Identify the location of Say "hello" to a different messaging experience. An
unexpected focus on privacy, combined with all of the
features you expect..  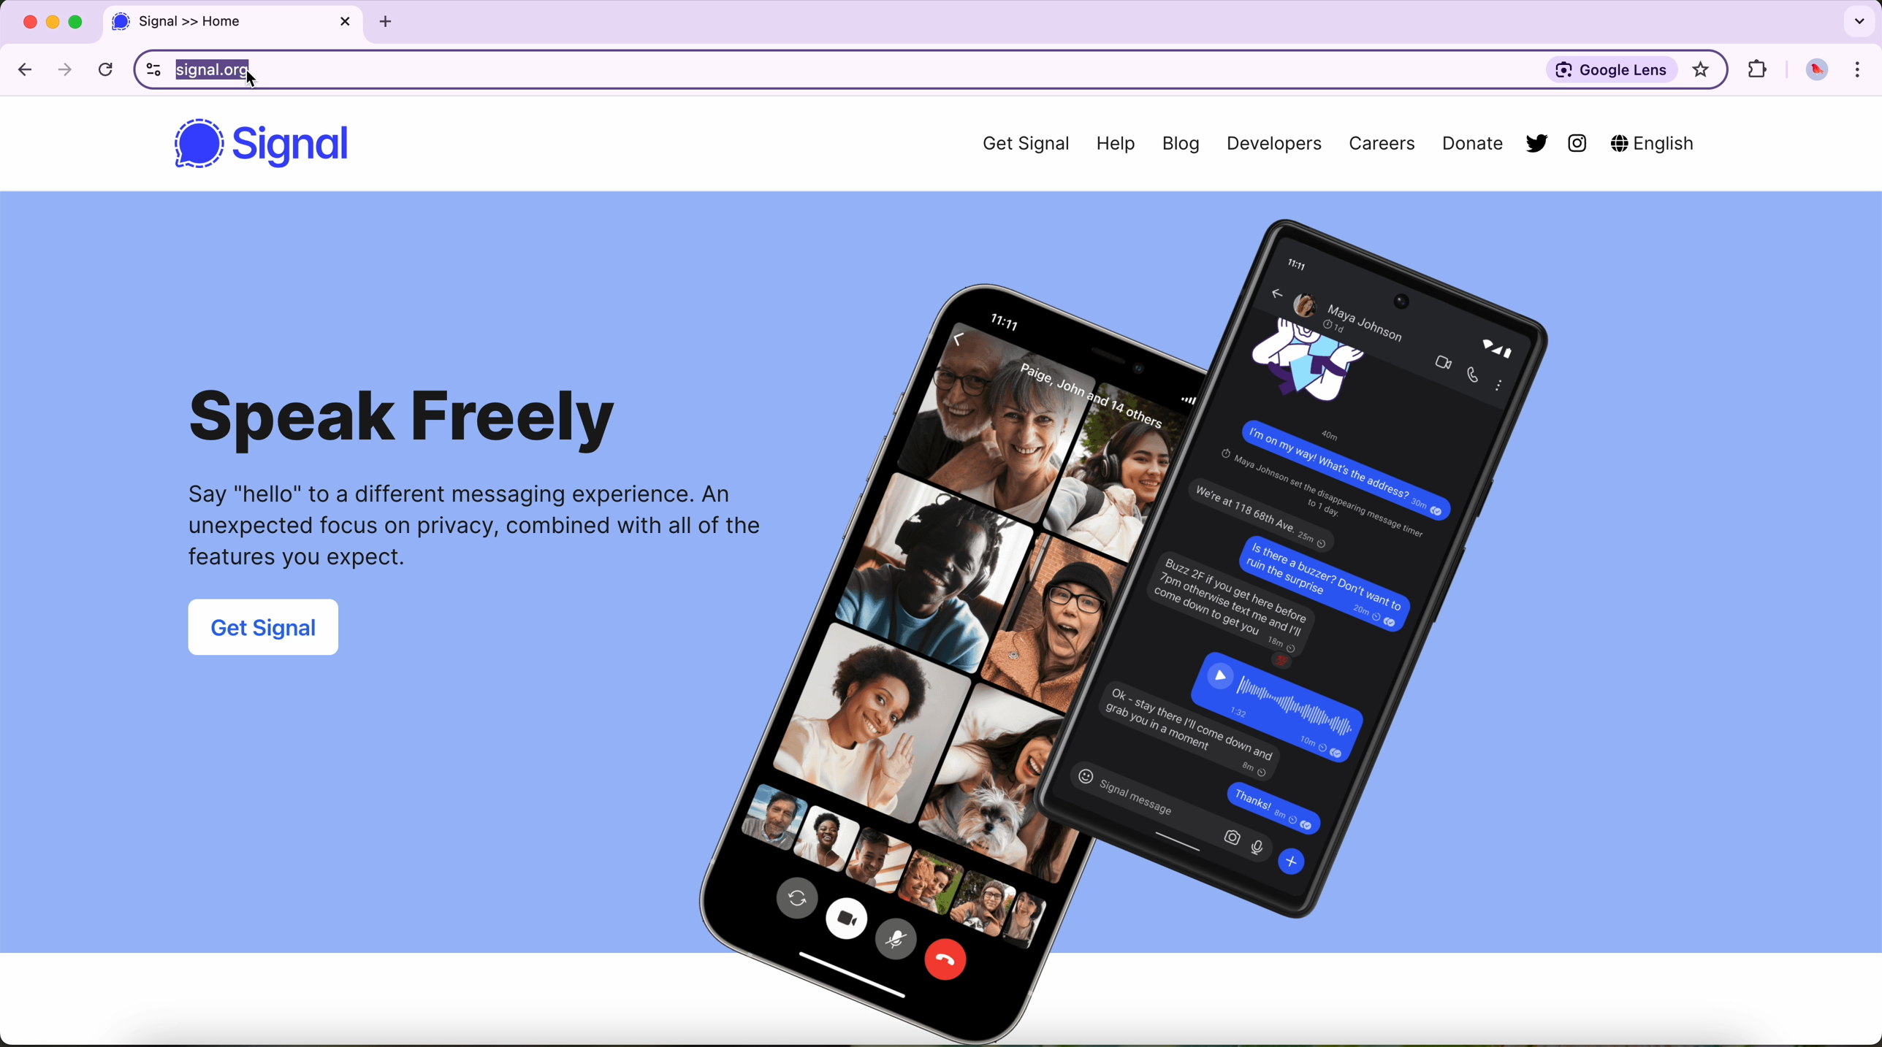
(460, 531).